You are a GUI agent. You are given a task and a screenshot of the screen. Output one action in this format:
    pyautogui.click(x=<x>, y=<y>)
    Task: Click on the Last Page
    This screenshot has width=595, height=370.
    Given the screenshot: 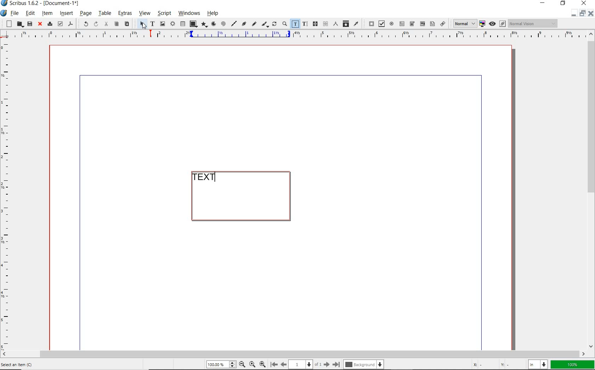 What is the action you would take?
    pyautogui.click(x=337, y=364)
    